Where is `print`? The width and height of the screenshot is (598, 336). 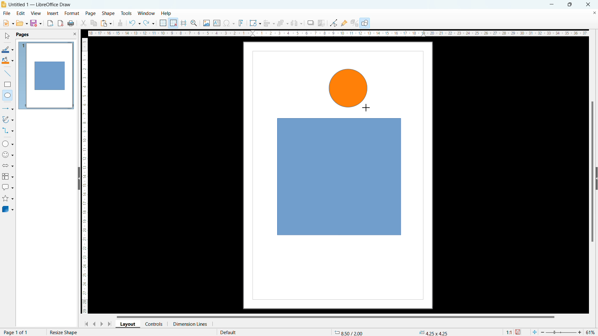
print is located at coordinates (70, 24).